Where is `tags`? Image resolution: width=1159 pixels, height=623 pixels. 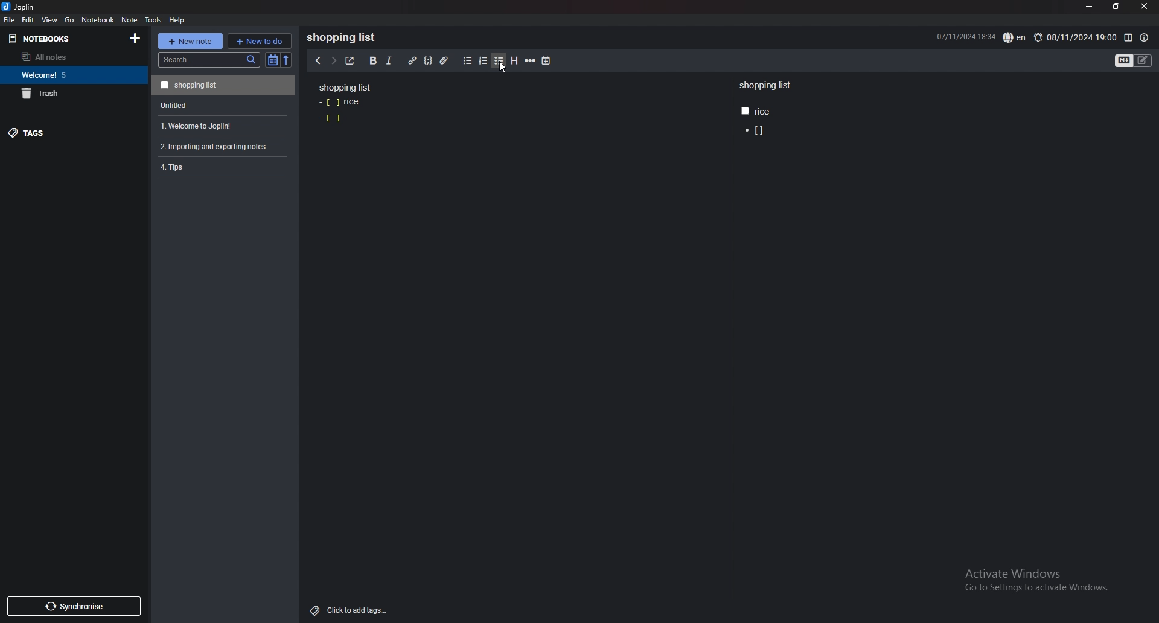 tags is located at coordinates (65, 132).